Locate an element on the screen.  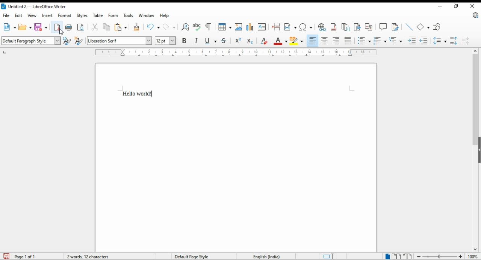
paste is located at coordinates (120, 27).